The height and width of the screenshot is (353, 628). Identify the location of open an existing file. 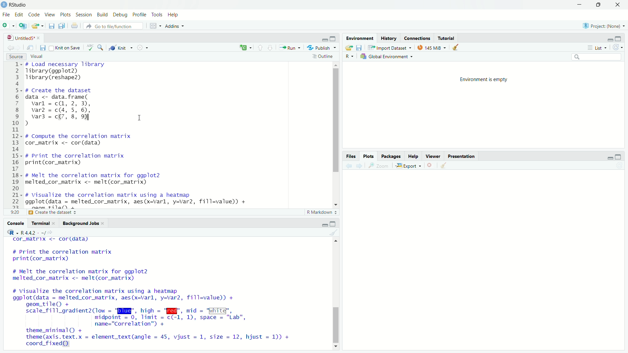
(37, 26).